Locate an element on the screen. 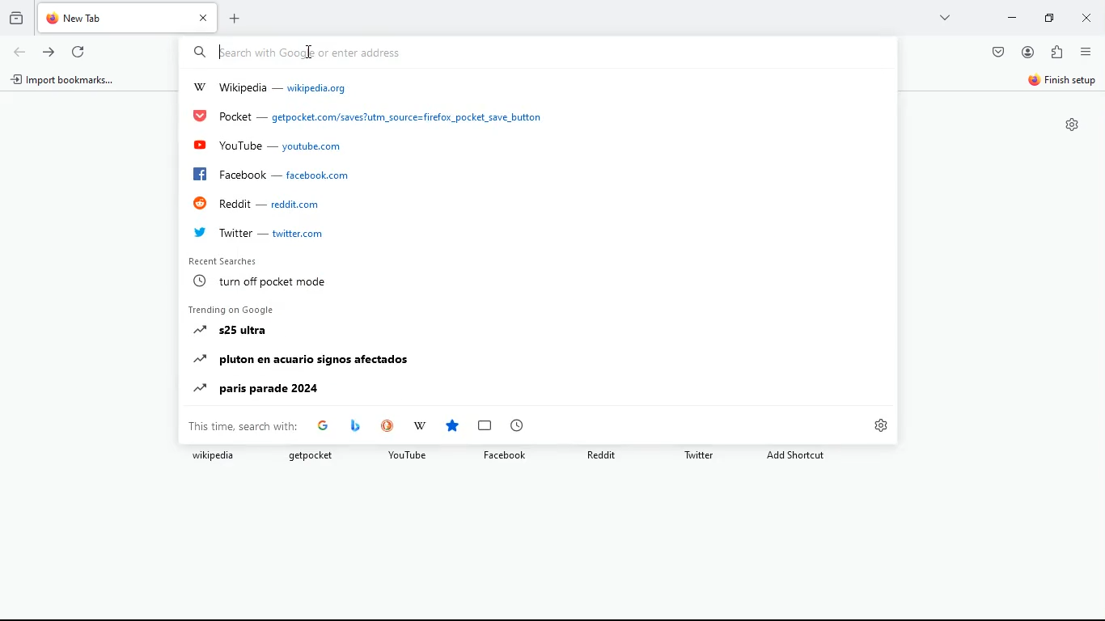 This screenshot has width=1105, height=621. YouTube is located at coordinates (407, 454).